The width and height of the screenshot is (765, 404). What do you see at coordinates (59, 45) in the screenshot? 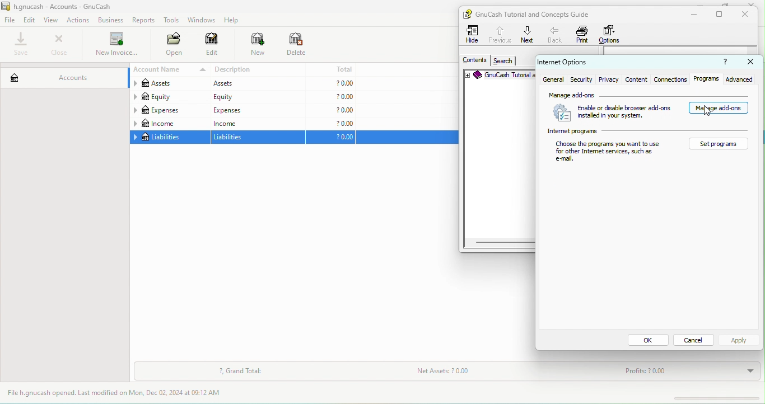
I see `close` at bounding box center [59, 45].